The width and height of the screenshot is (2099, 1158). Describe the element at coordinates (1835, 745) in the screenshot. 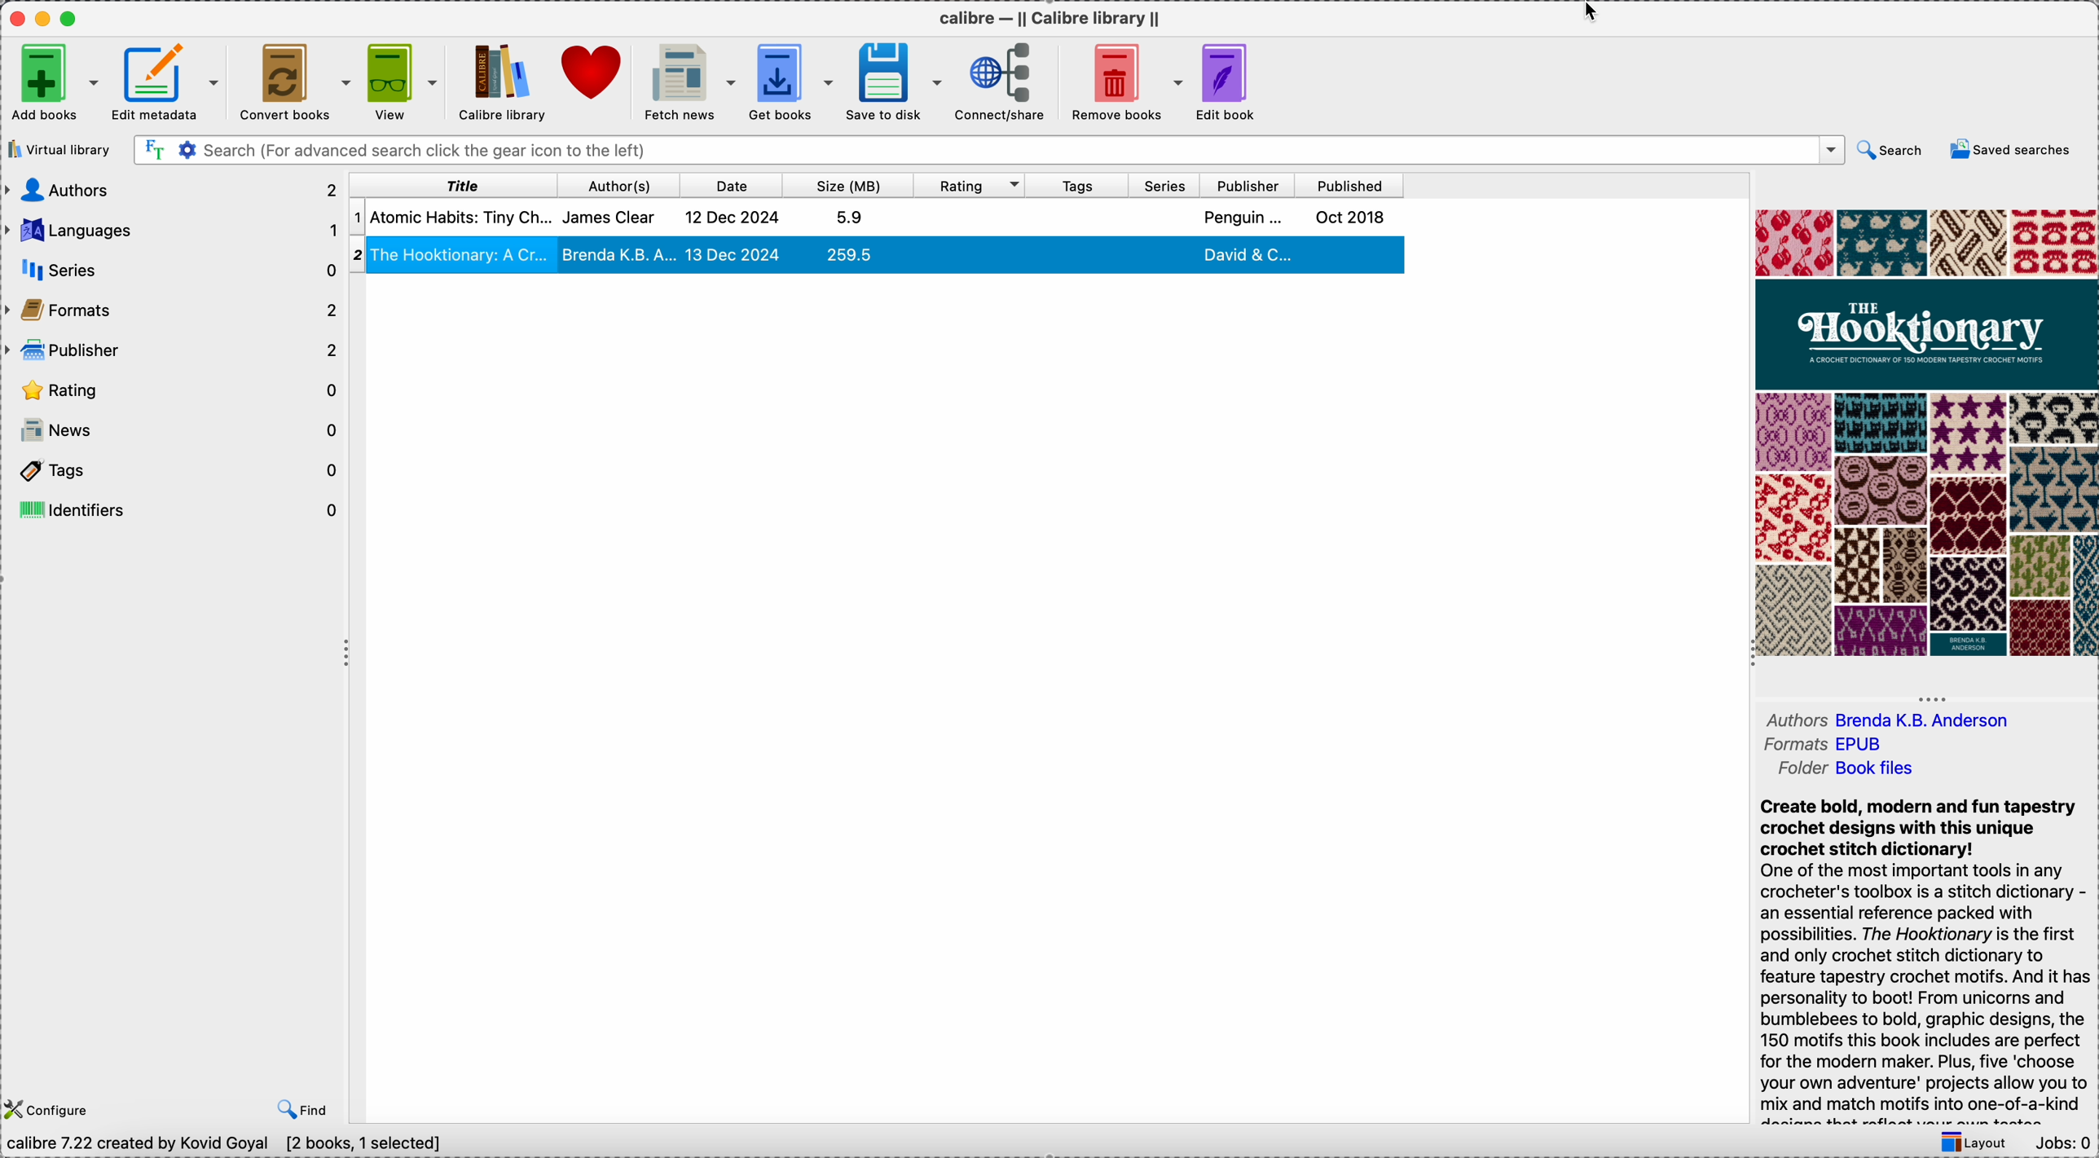

I see `formats EPUB` at that location.